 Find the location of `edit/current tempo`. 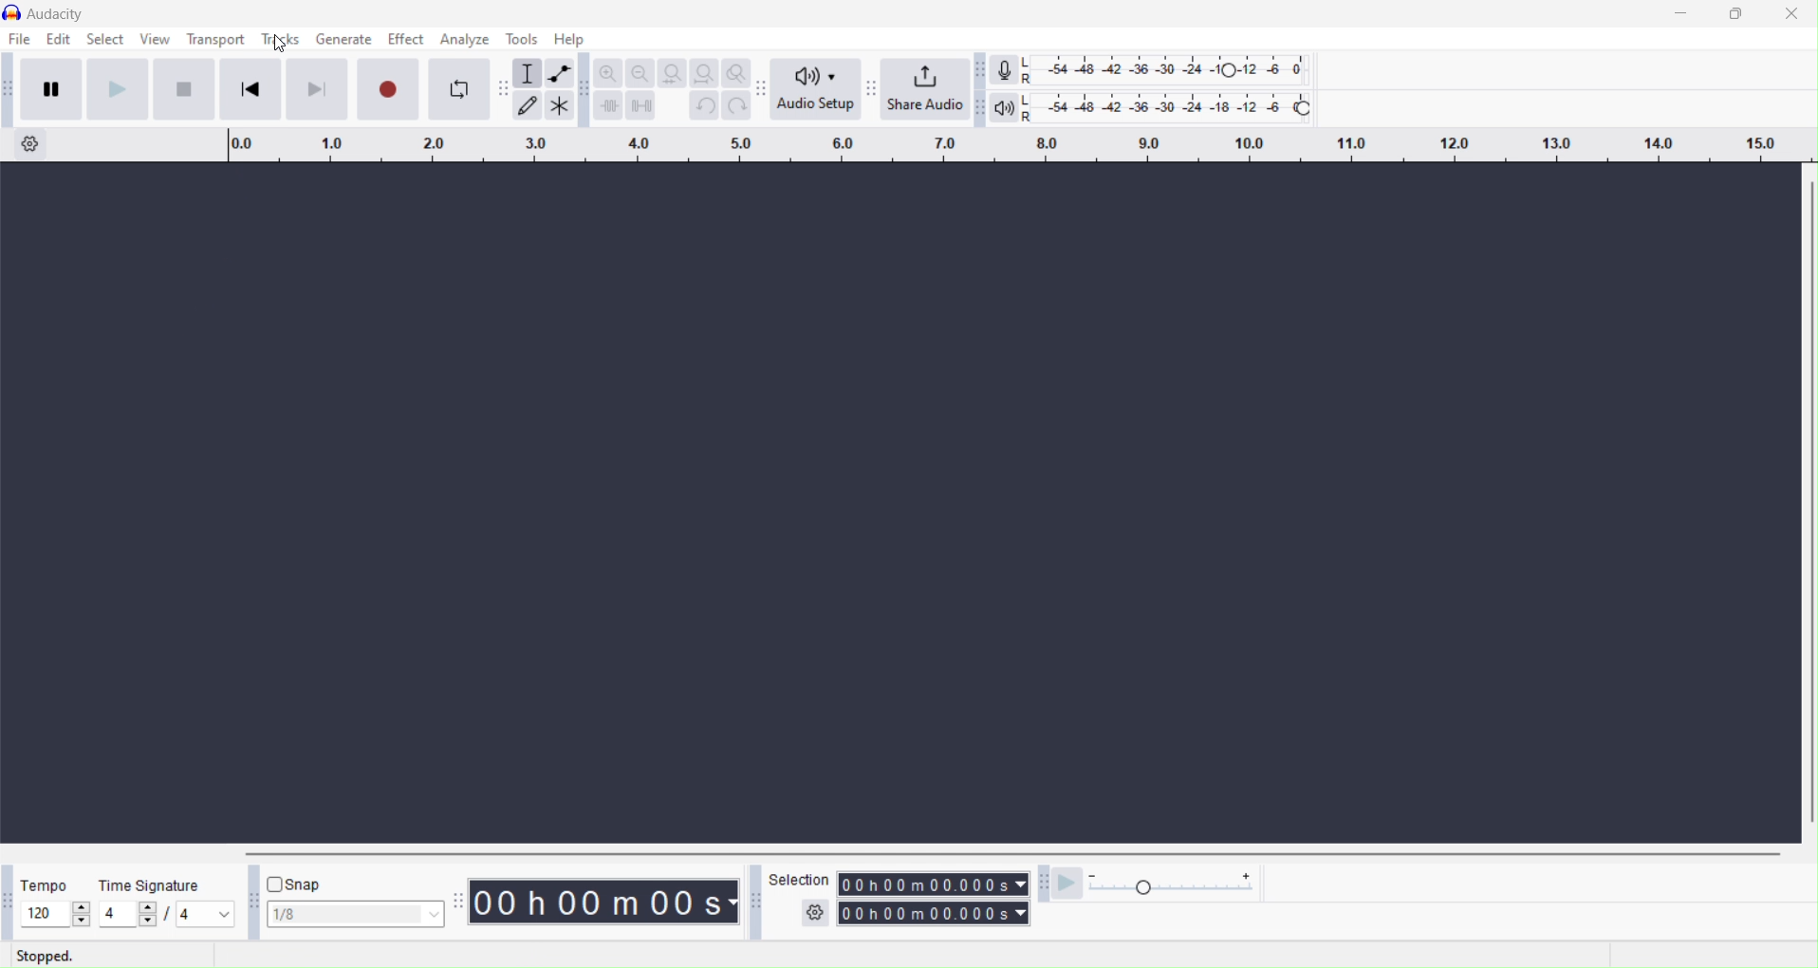

edit/current tempo is located at coordinates (39, 914).